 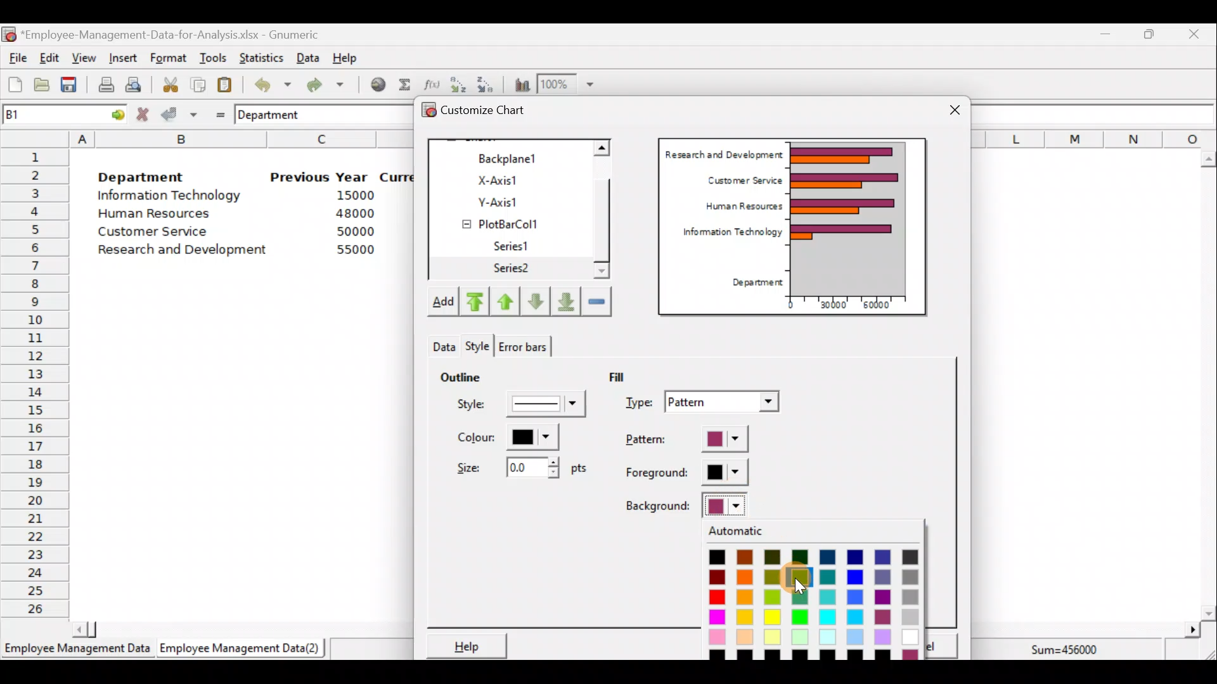 What do you see at coordinates (259, 56) in the screenshot?
I see `Statistics` at bounding box center [259, 56].